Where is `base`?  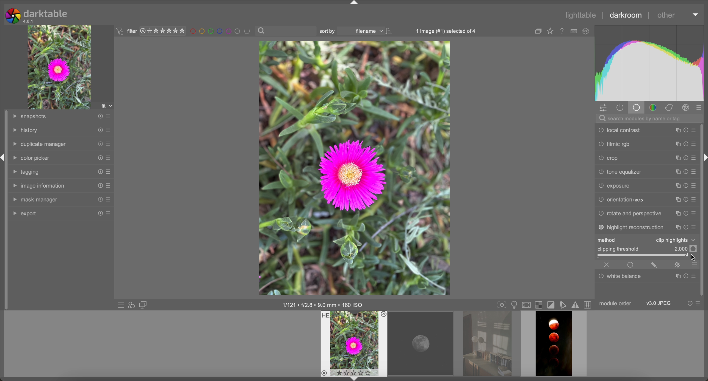 base is located at coordinates (636, 107).